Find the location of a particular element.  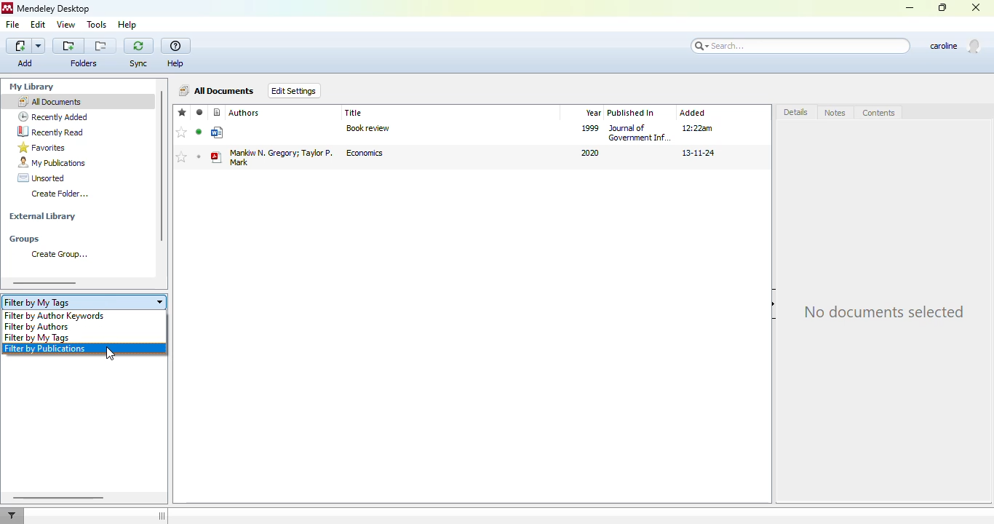

mark as unread is located at coordinates (199, 156).